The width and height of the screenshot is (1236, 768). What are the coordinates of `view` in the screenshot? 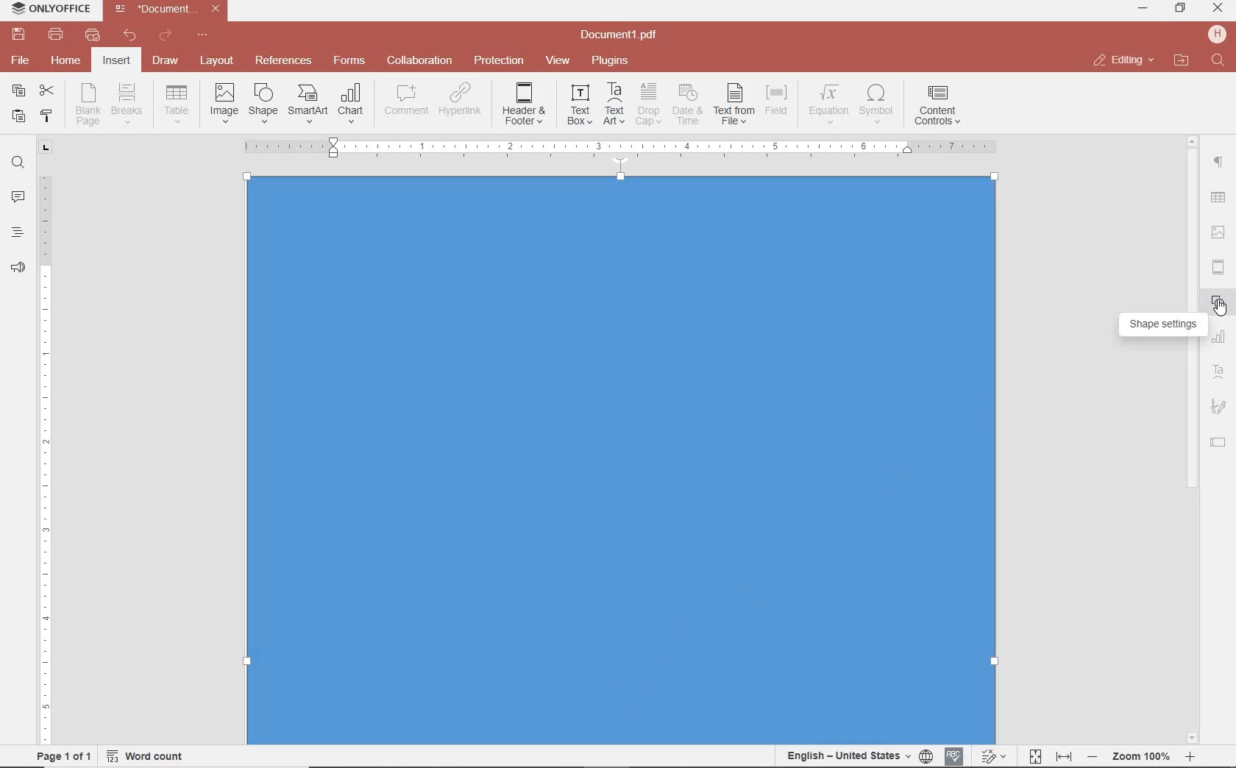 It's located at (558, 61).